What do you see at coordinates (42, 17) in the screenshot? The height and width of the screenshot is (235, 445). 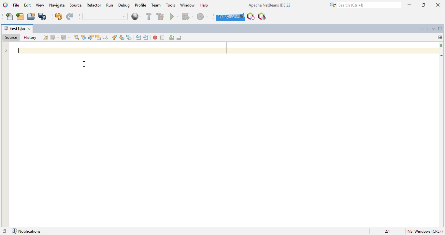 I see `save all` at bounding box center [42, 17].